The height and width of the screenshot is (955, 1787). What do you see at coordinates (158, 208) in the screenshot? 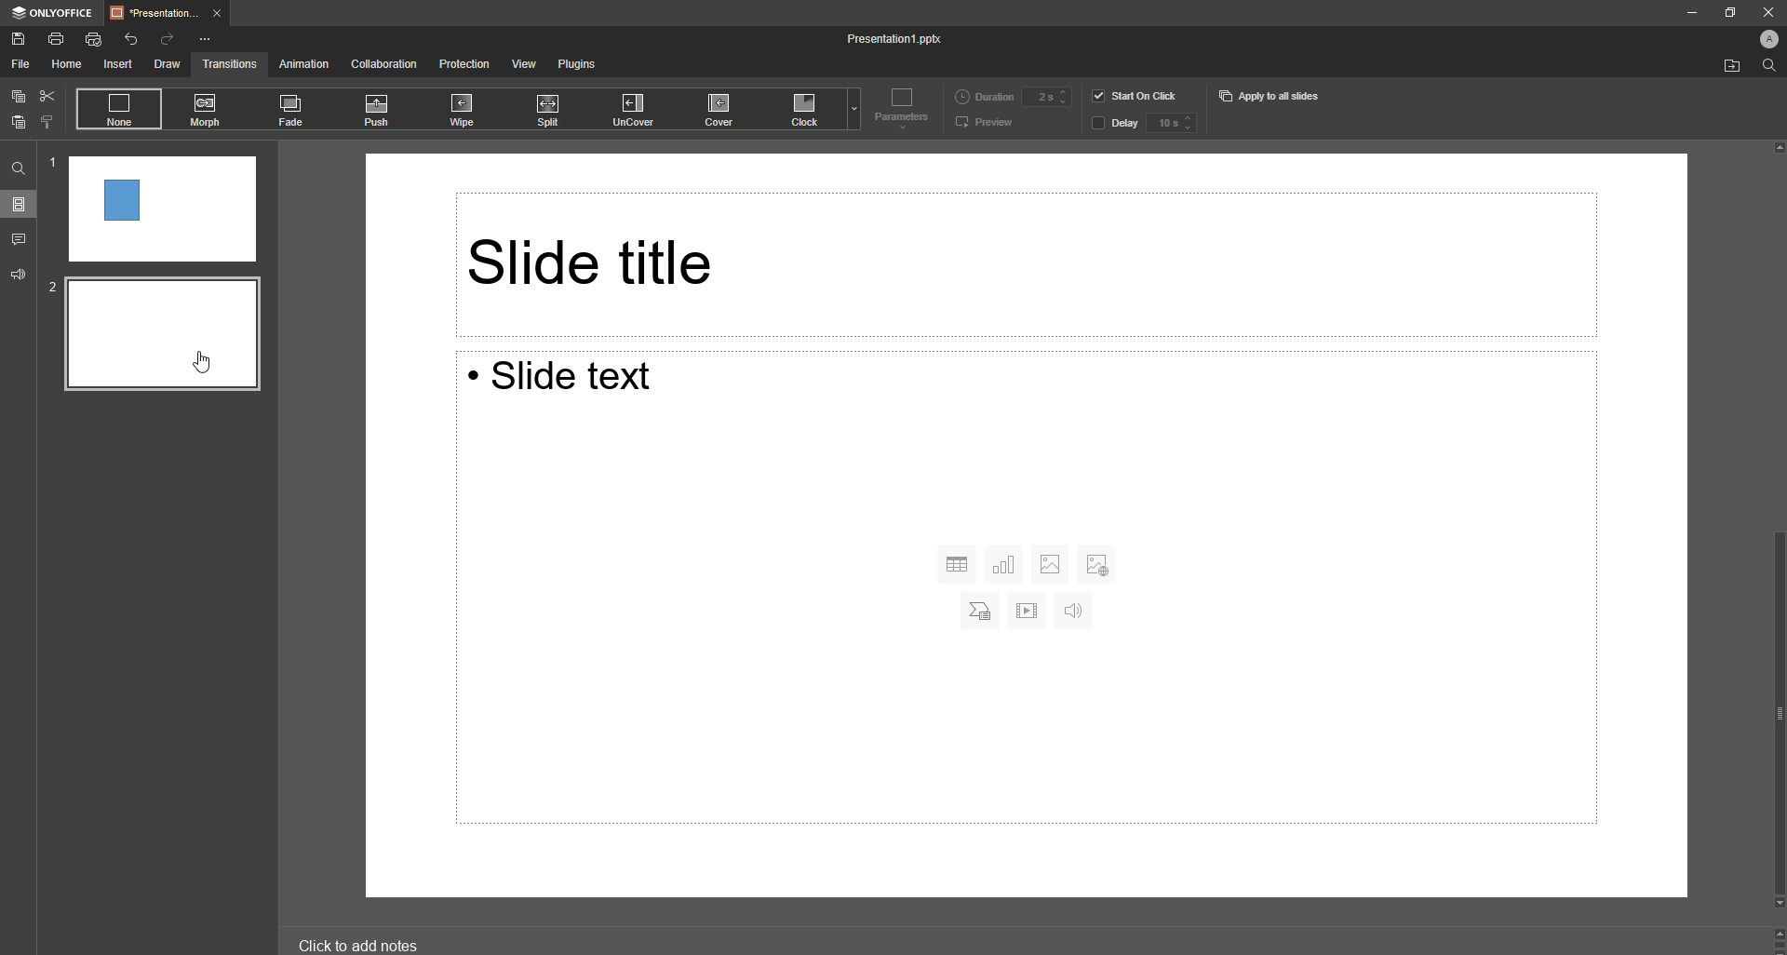
I see `Slide 1 preview` at bounding box center [158, 208].